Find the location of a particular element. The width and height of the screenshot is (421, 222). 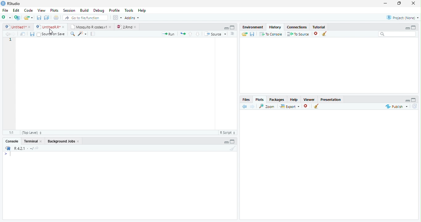

T0 Console is located at coordinates (271, 34).